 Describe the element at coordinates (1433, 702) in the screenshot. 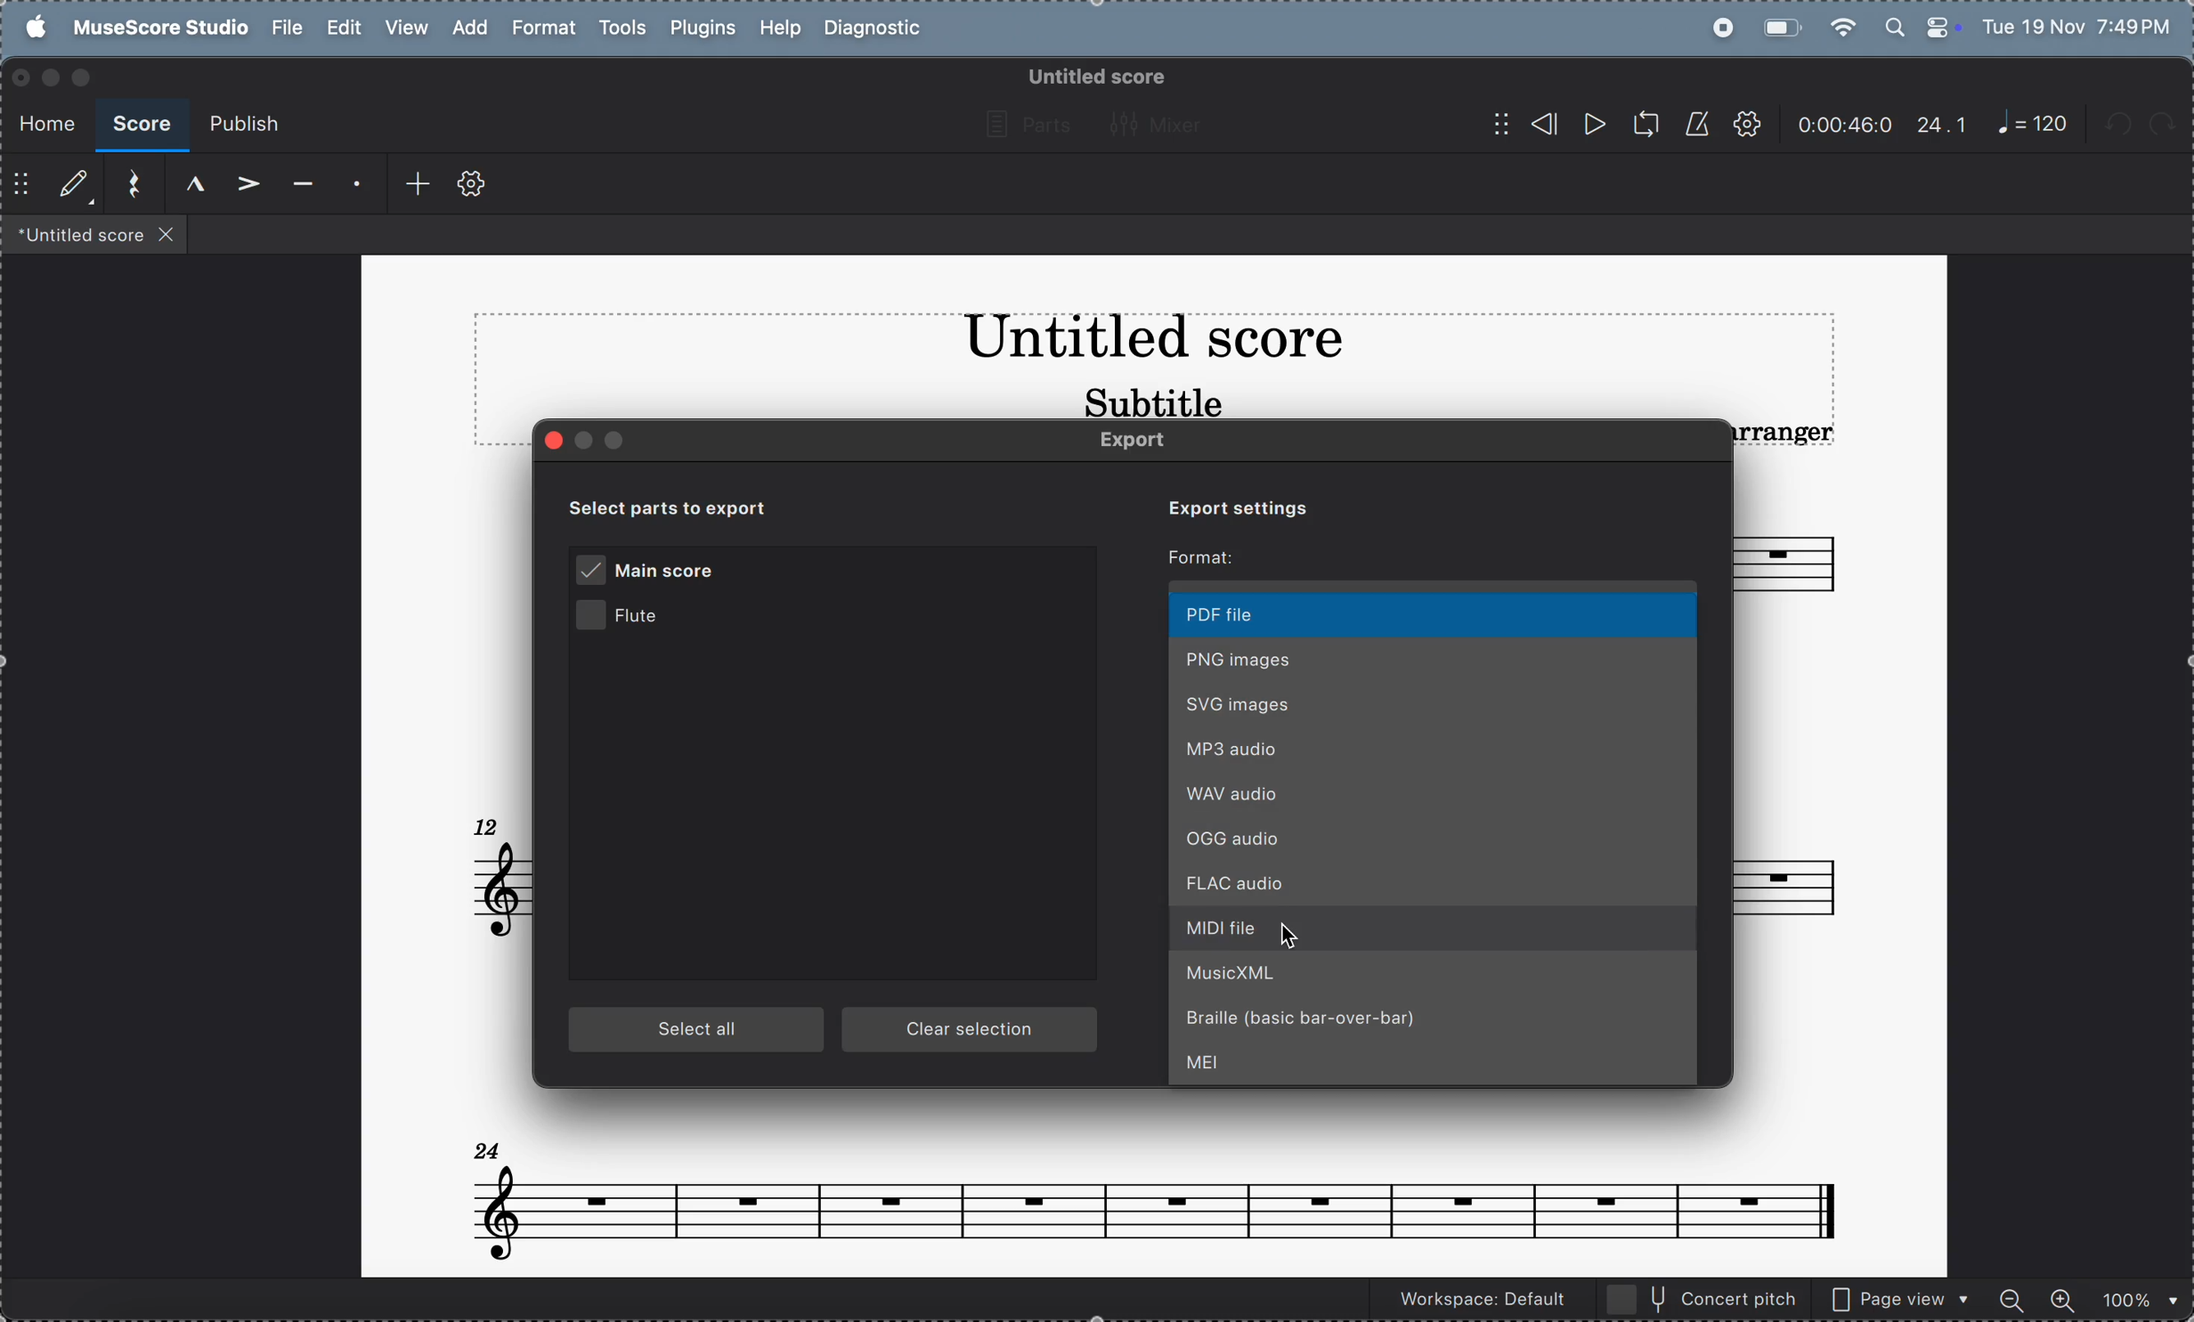

I see `SVG images` at that location.